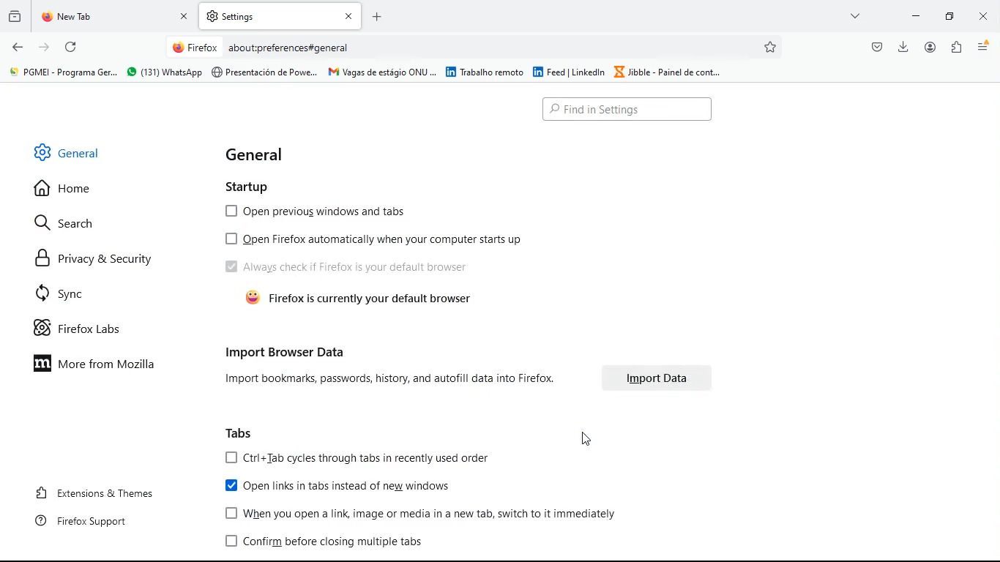 This screenshot has width=1000, height=562. I want to click on tab, so click(280, 16).